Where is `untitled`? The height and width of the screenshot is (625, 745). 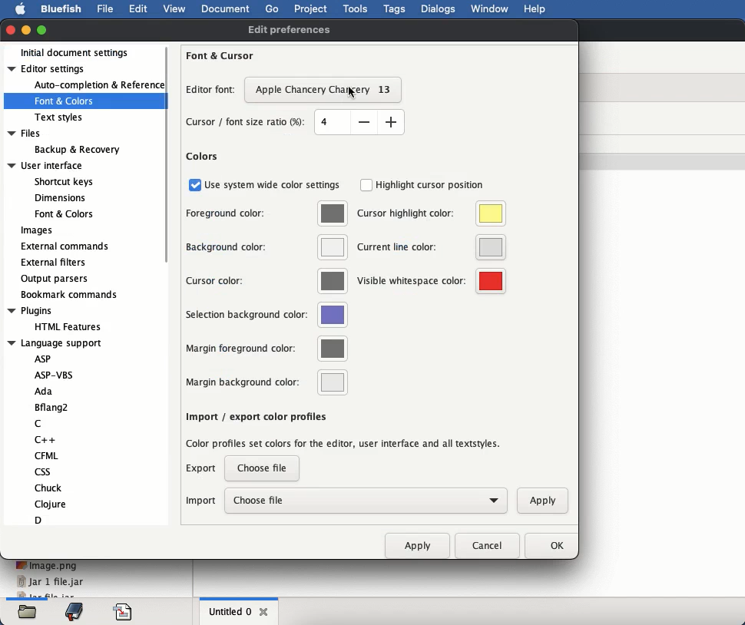
untitled is located at coordinates (230, 610).